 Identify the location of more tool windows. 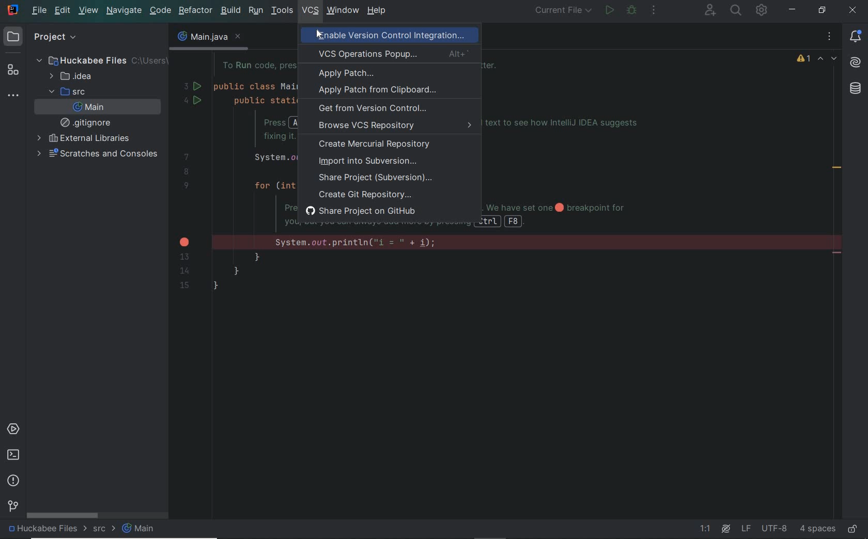
(14, 96).